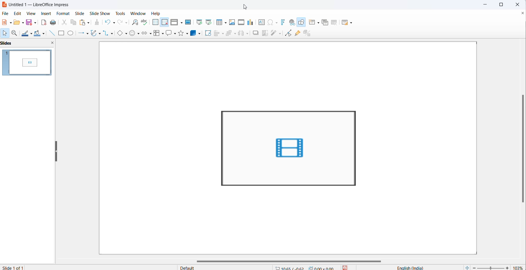  Describe the element at coordinates (302, 22) in the screenshot. I see `draw shapes tool` at that location.